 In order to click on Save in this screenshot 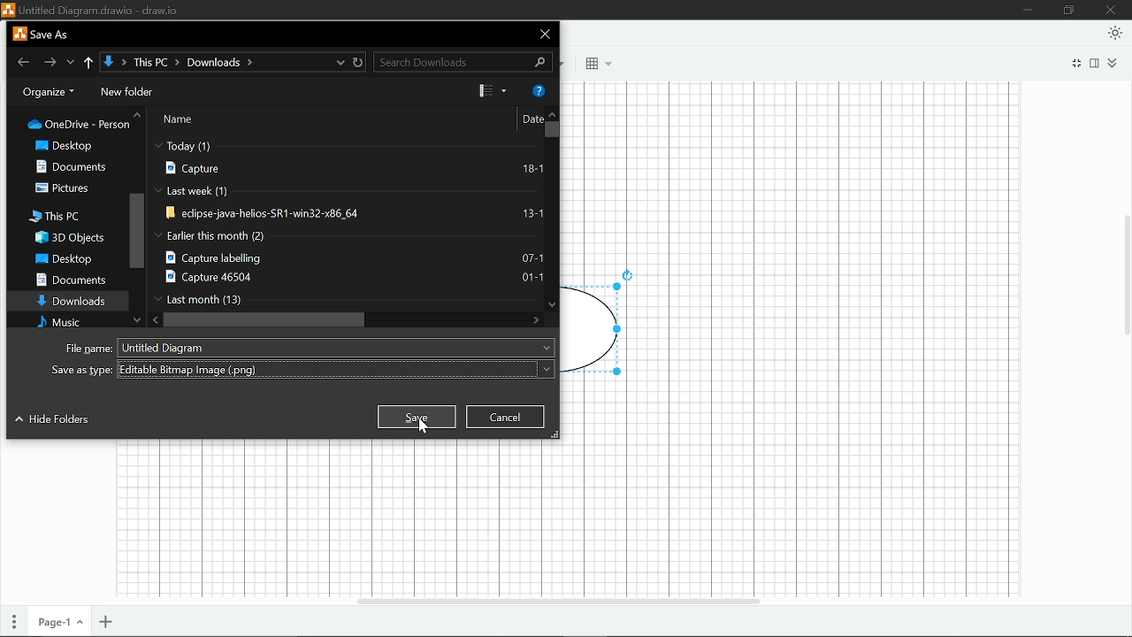, I will do `click(416, 417)`.